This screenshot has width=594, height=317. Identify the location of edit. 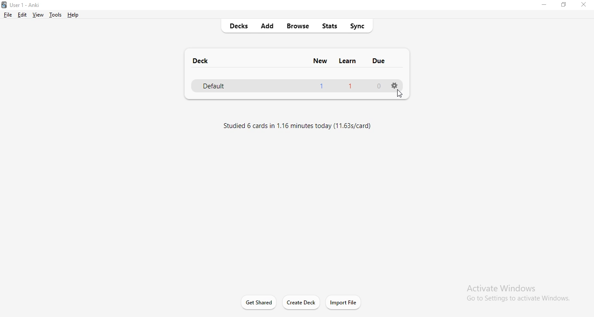
(21, 14).